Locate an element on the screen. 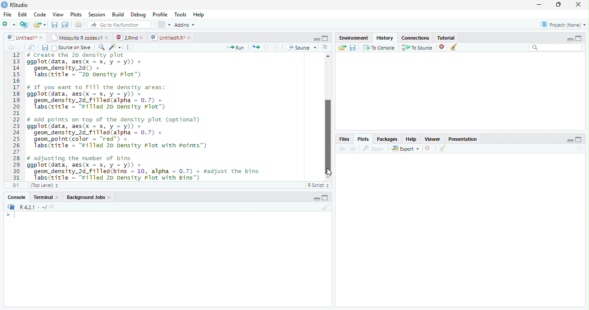  close is located at coordinates (108, 38).